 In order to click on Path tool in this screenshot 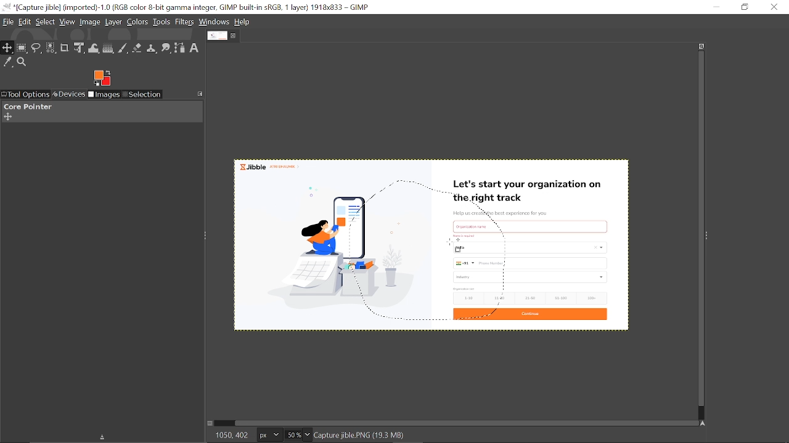, I will do `click(180, 49)`.